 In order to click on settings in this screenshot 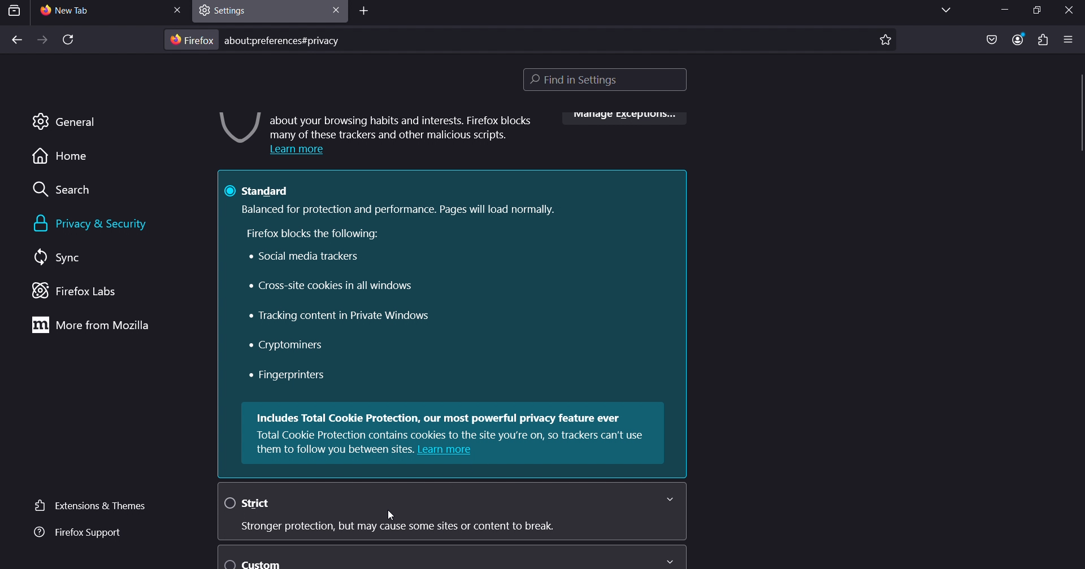, I will do `click(231, 10)`.